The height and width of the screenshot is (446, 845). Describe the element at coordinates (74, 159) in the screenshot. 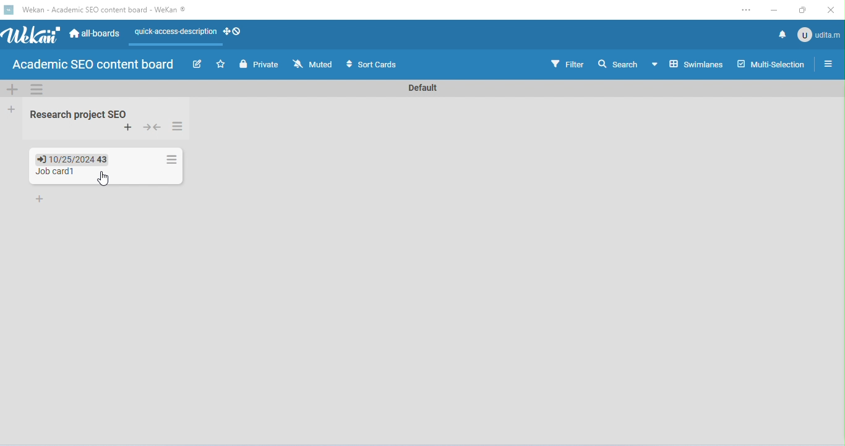

I see `due date of card` at that location.